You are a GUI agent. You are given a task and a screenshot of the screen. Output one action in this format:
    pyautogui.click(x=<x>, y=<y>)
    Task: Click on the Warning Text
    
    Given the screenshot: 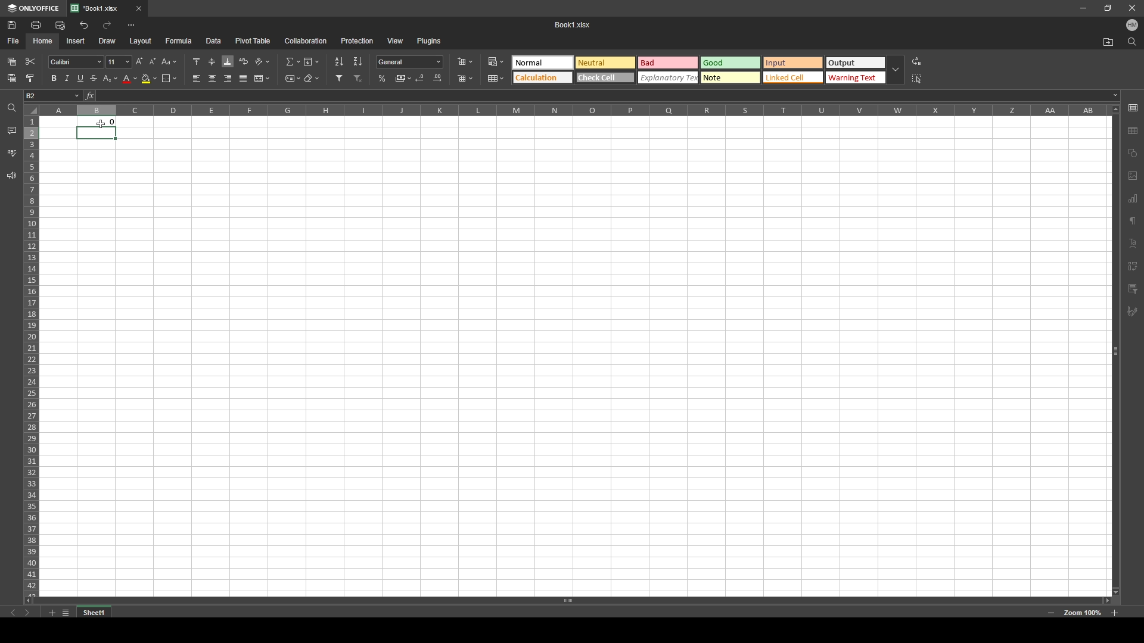 What is the action you would take?
    pyautogui.click(x=856, y=79)
    